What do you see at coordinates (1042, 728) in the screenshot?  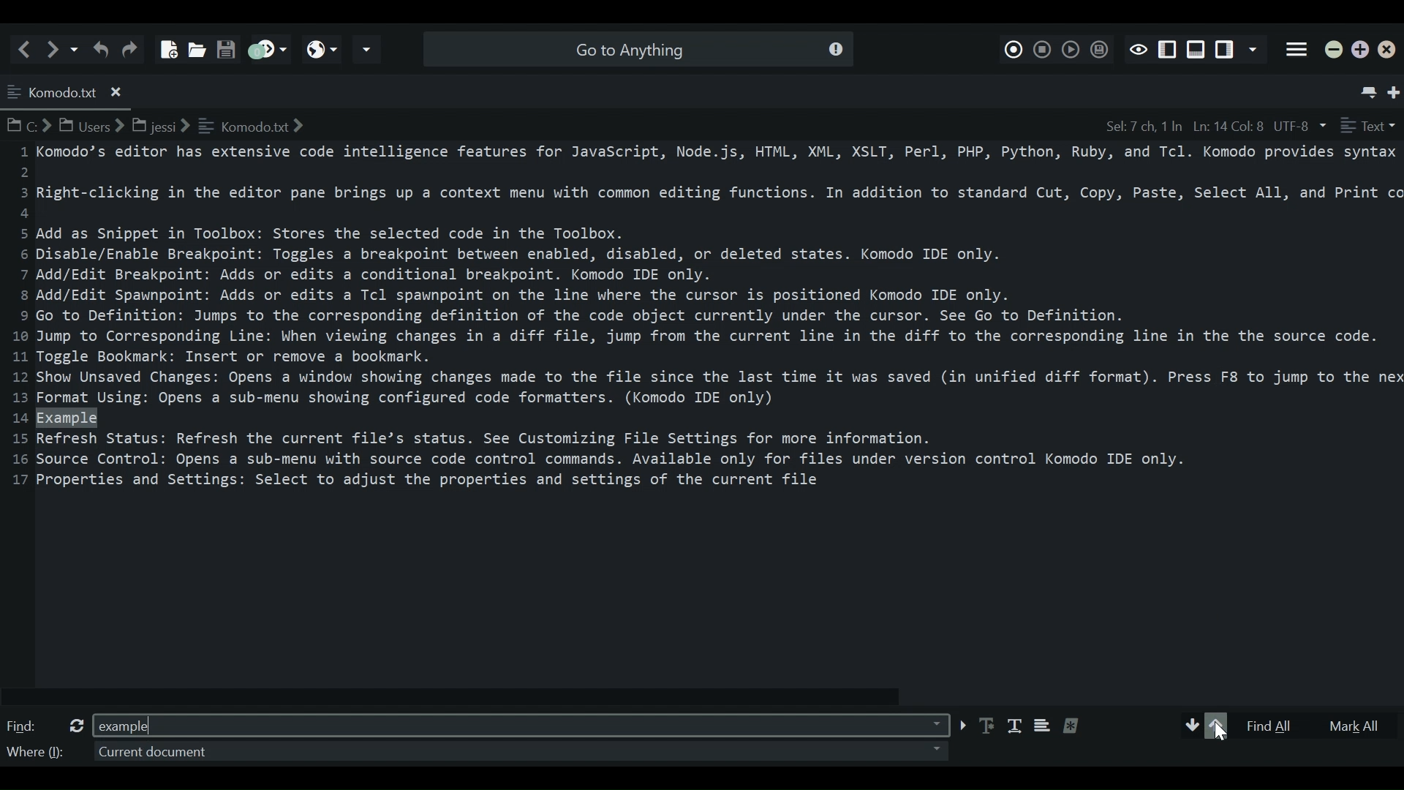 I see `Use multiple lines` at bounding box center [1042, 728].